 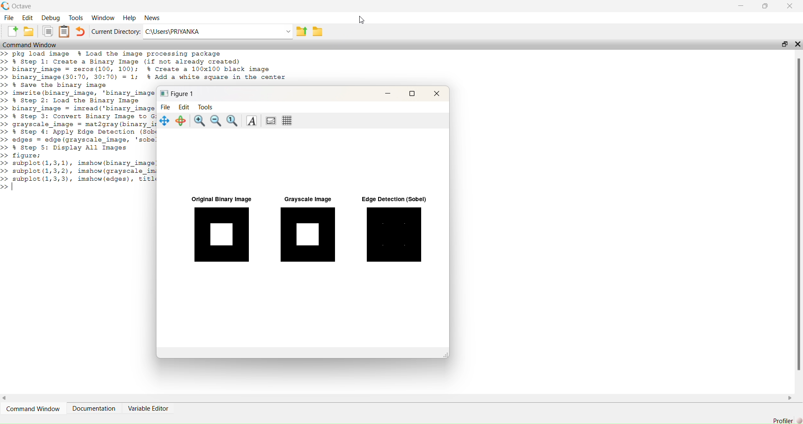 What do you see at coordinates (23, 6) in the screenshot?
I see `octave` at bounding box center [23, 6].